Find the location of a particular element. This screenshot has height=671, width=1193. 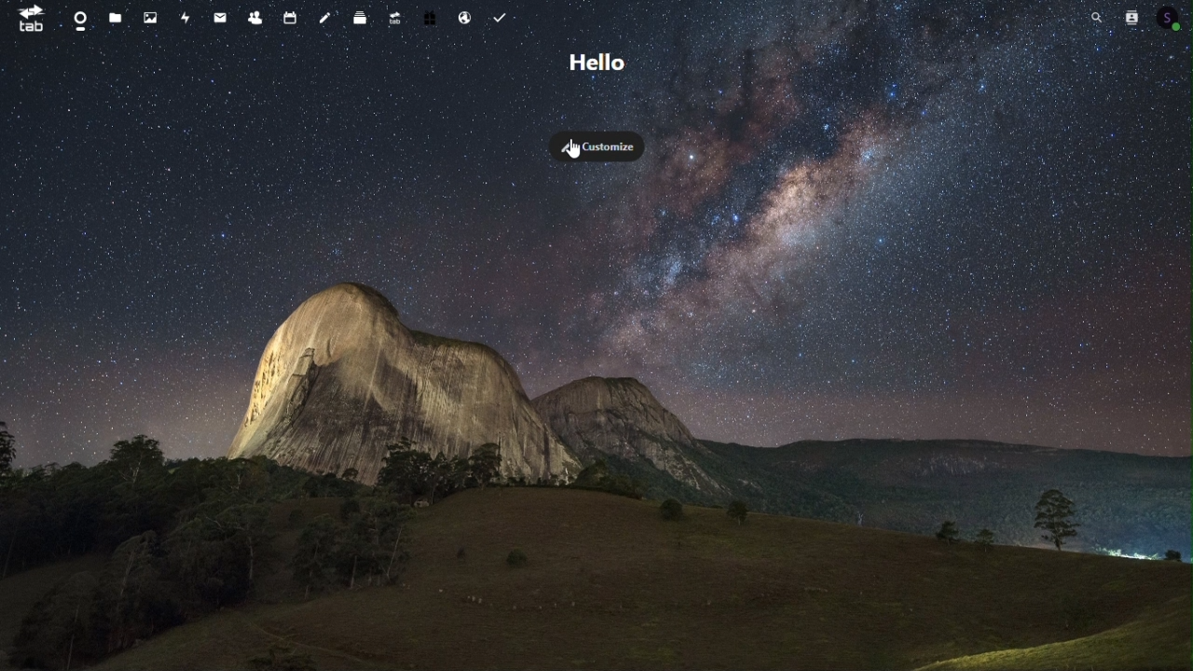

Photos is located at coordinates (151, 15).